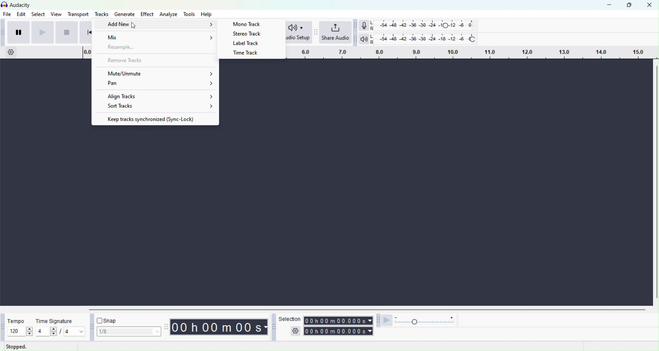 Image resolution: width=659 pixels, height=351 pixels. What do you see at coordinates (296, 33) in the screenshot?
I see `Audio setup` at bounding box center [296, 33].